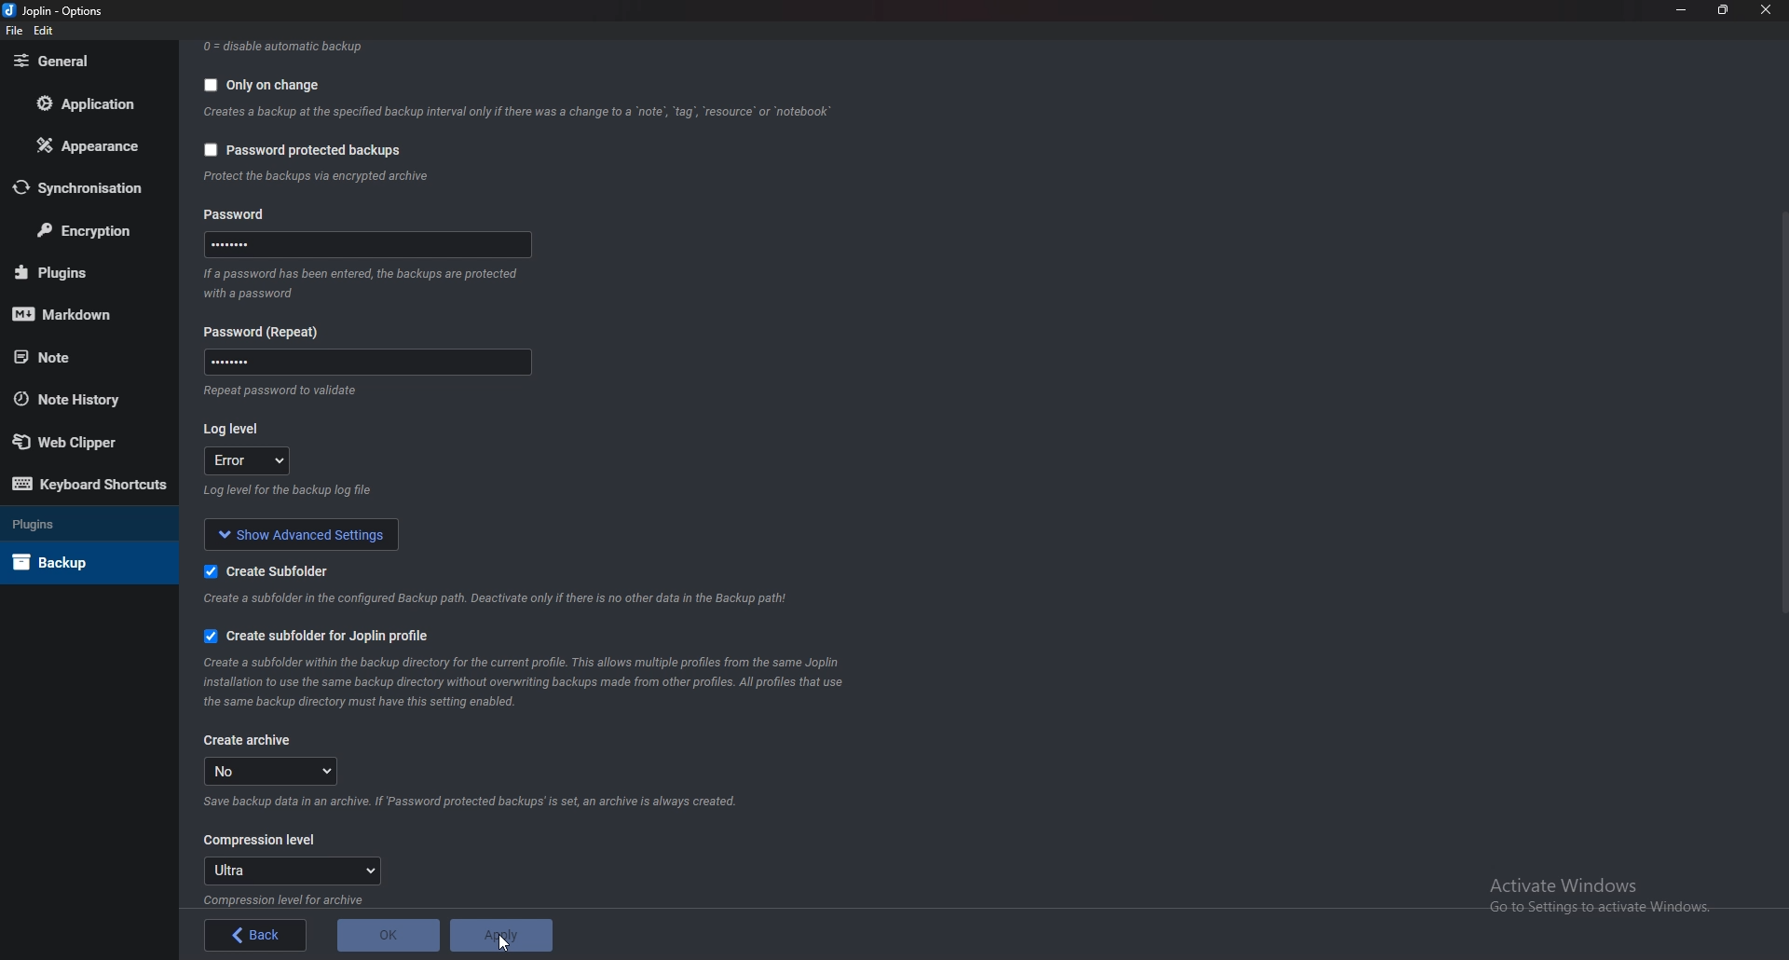  What do you see at coordinates (81, 561) in the screenshot?
I see `Back up` at bounding box center [81, 561].